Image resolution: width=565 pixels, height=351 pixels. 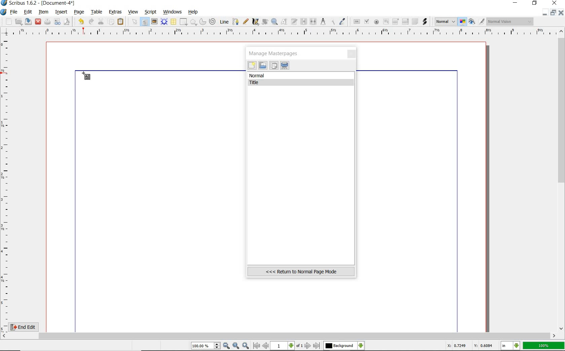 I want to click on 100%, so click(x=544, y=346).